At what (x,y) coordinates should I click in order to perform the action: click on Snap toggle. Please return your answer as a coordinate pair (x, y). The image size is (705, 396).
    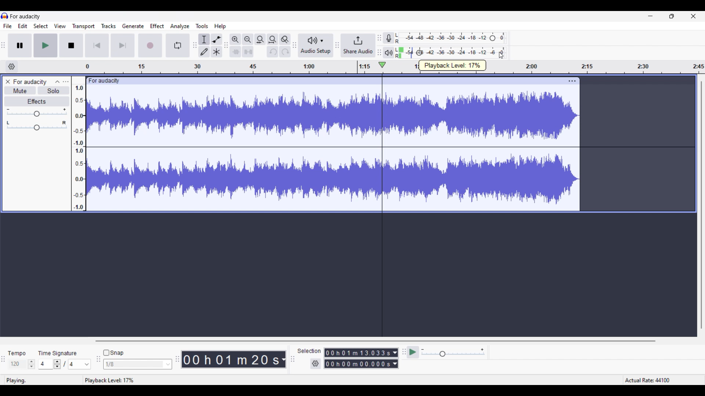
    Looking at the image, I should click on (113, 353).